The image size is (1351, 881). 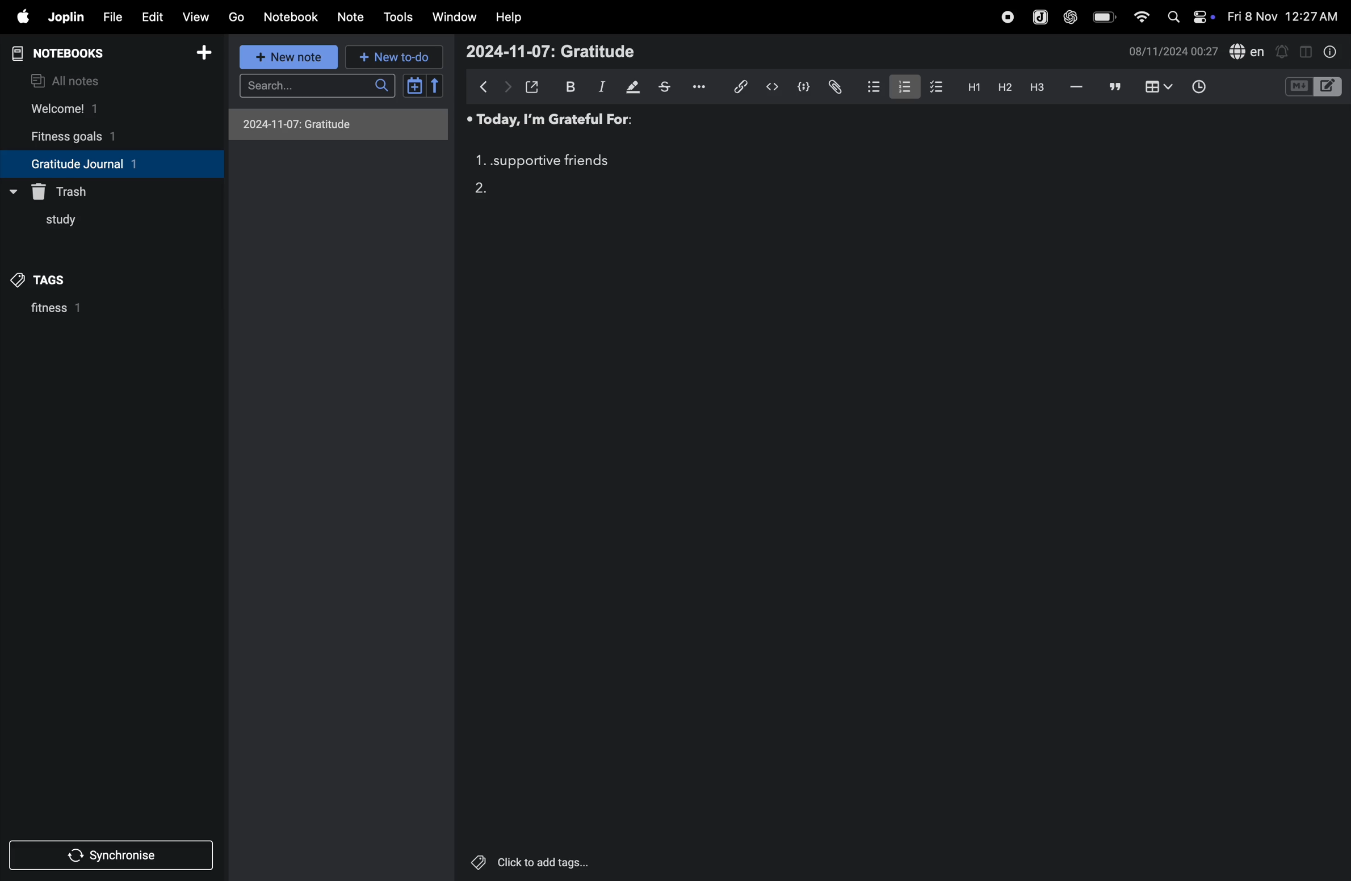 What do you see at coordinates (53, 224) in the screenshot?
I see `study` at bounding box center [53, 224].